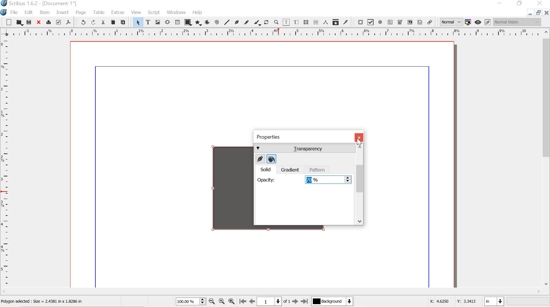 The width and height of the screenshot is (550, 307). Describe the element at coordinates (305, 149) in the screenshot. I see `transparency` at that location.